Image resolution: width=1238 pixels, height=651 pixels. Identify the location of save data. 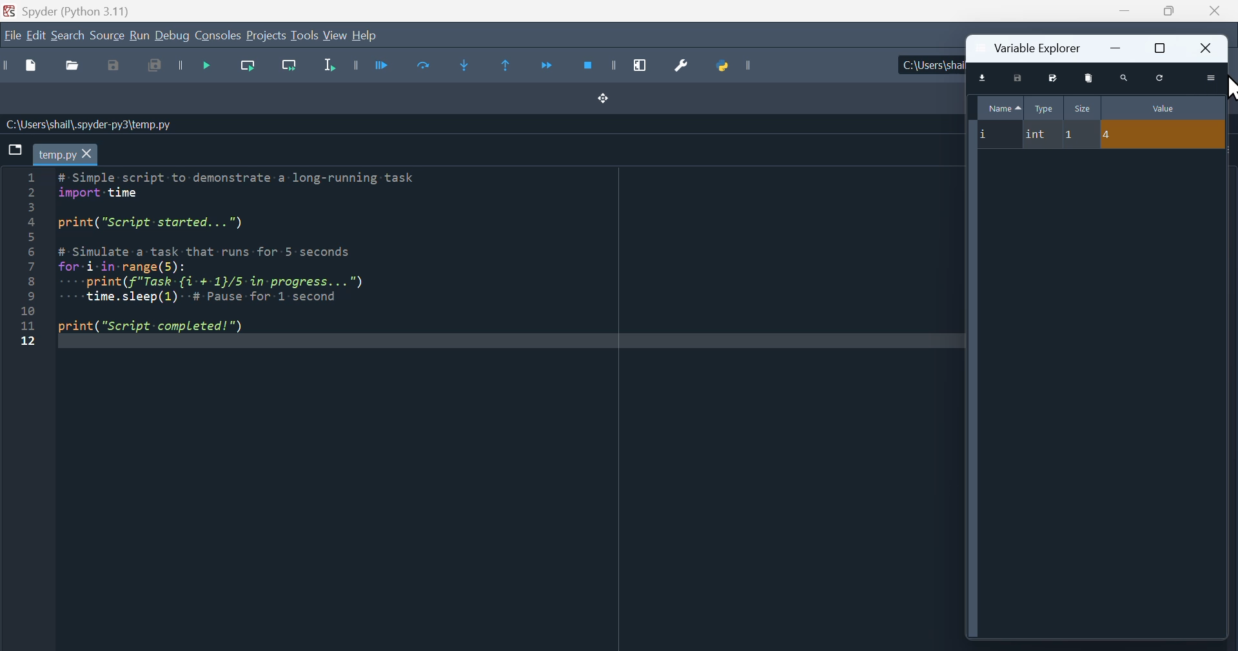
(1017, 78).